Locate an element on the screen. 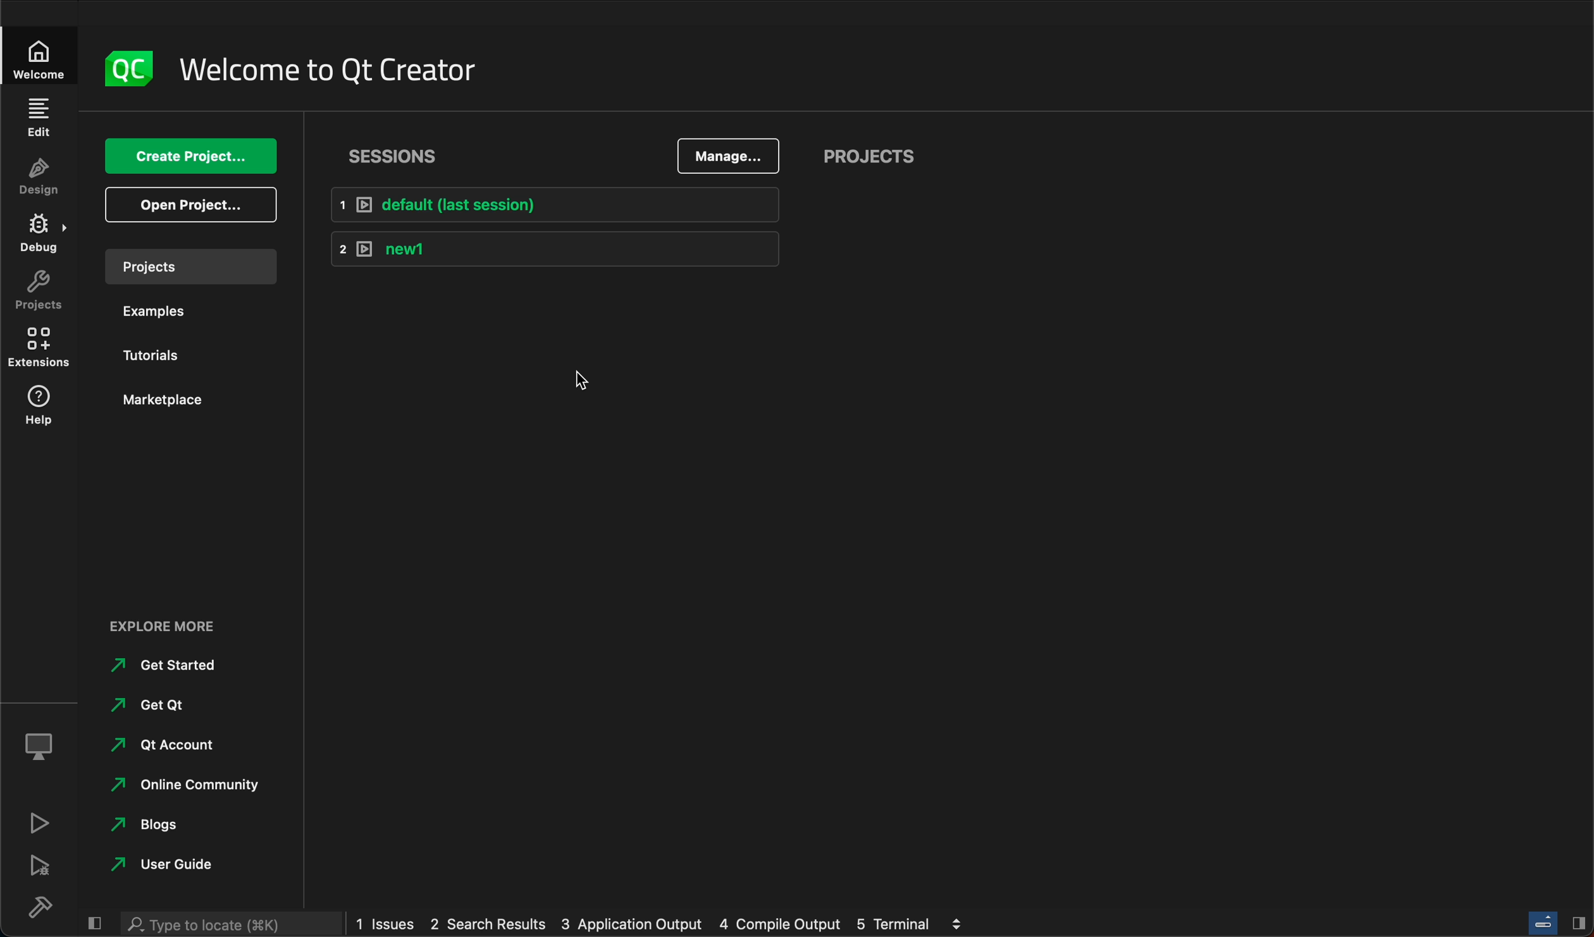 The height and width of the screenshot is (937, 1594). edit is located at coordinates (38, 117).